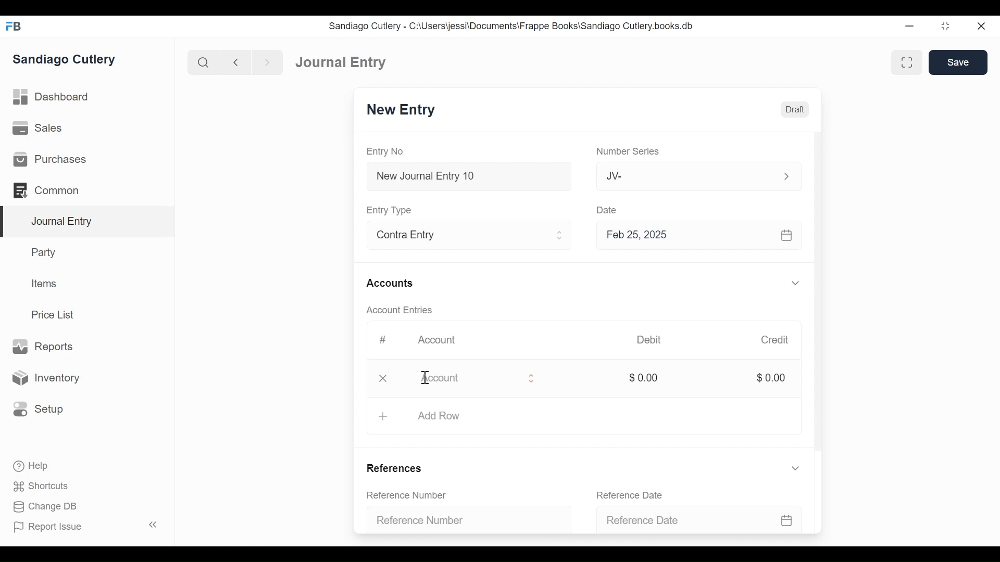  What do you see at coordinates (388, 151) in the screenshot?
I see `Entry No` at bounding box center [388, 151].